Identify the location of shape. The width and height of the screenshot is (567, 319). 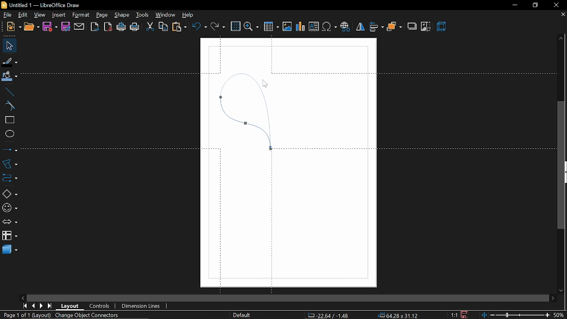
(120, 15).